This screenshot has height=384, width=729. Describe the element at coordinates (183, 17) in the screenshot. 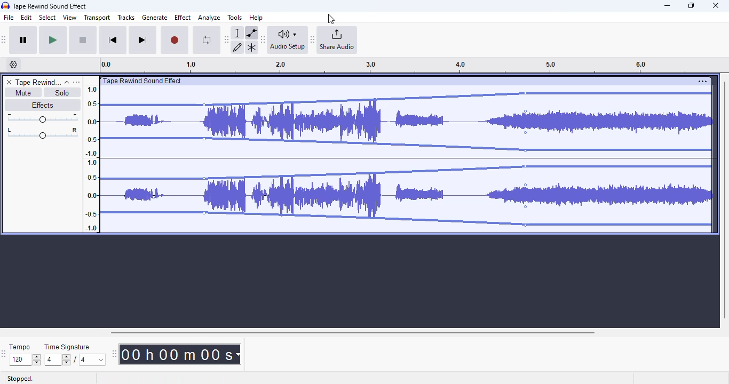

I see `effect` at that location.